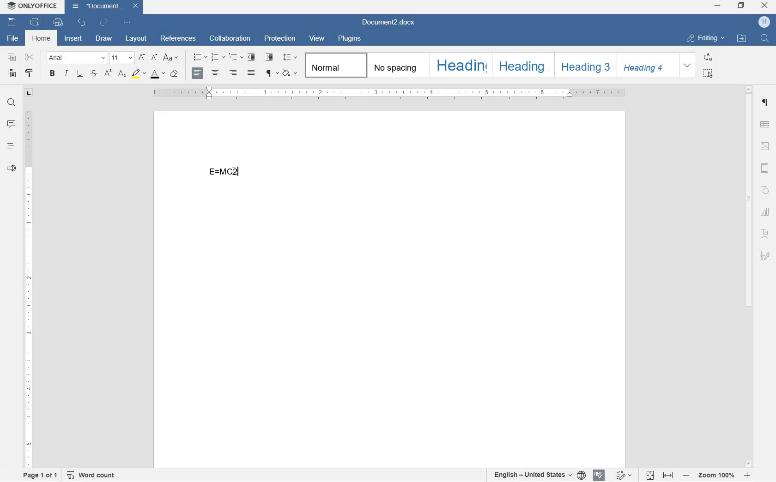 Image resolution: width=776 pixels, height=482 pixels. What do you see at coordinates (94, 74) in the screenshot?
I see `strikethrough` at bounding box center [94, 74].